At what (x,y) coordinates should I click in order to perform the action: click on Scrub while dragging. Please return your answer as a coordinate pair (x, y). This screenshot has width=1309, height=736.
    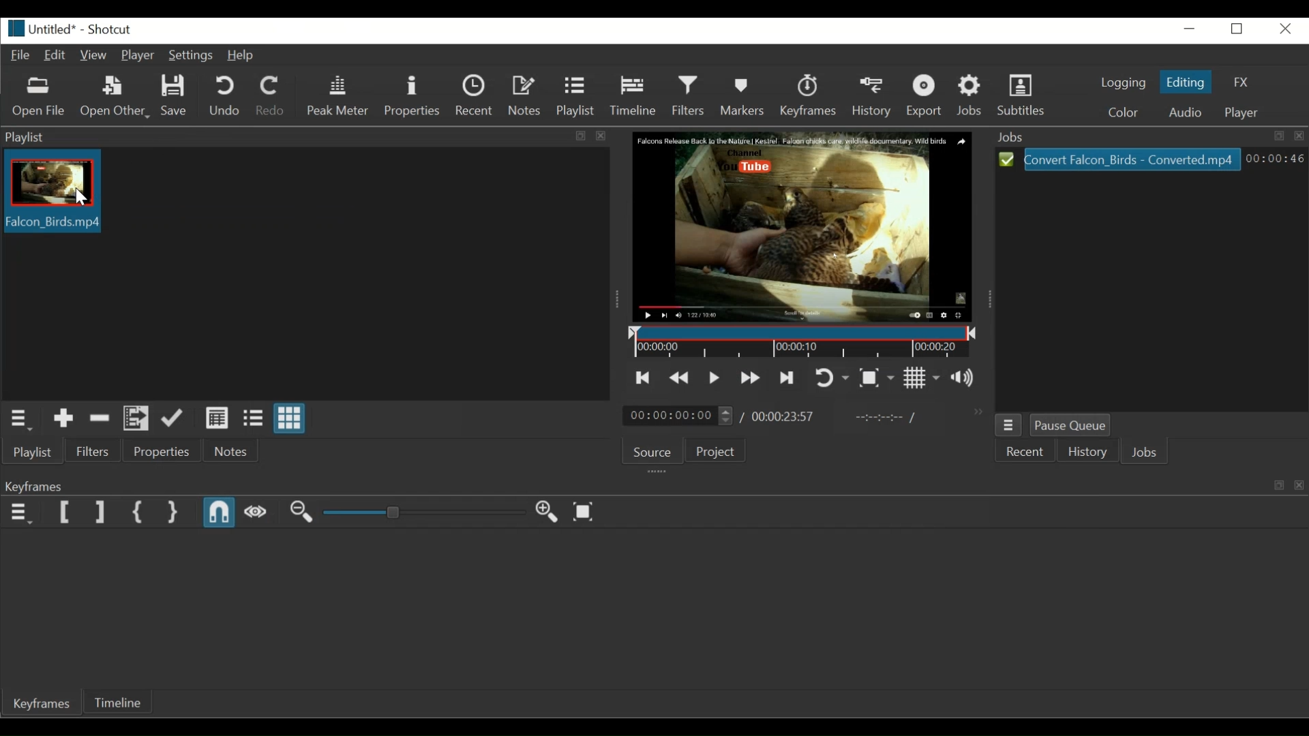
    Looking at the image, I should click on (256, 511).